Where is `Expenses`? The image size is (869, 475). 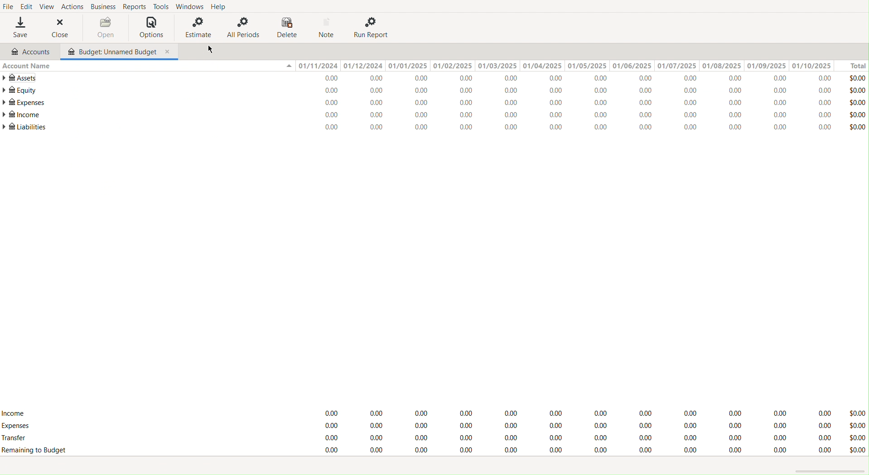 Expenses is located at coordinates (17, 426).